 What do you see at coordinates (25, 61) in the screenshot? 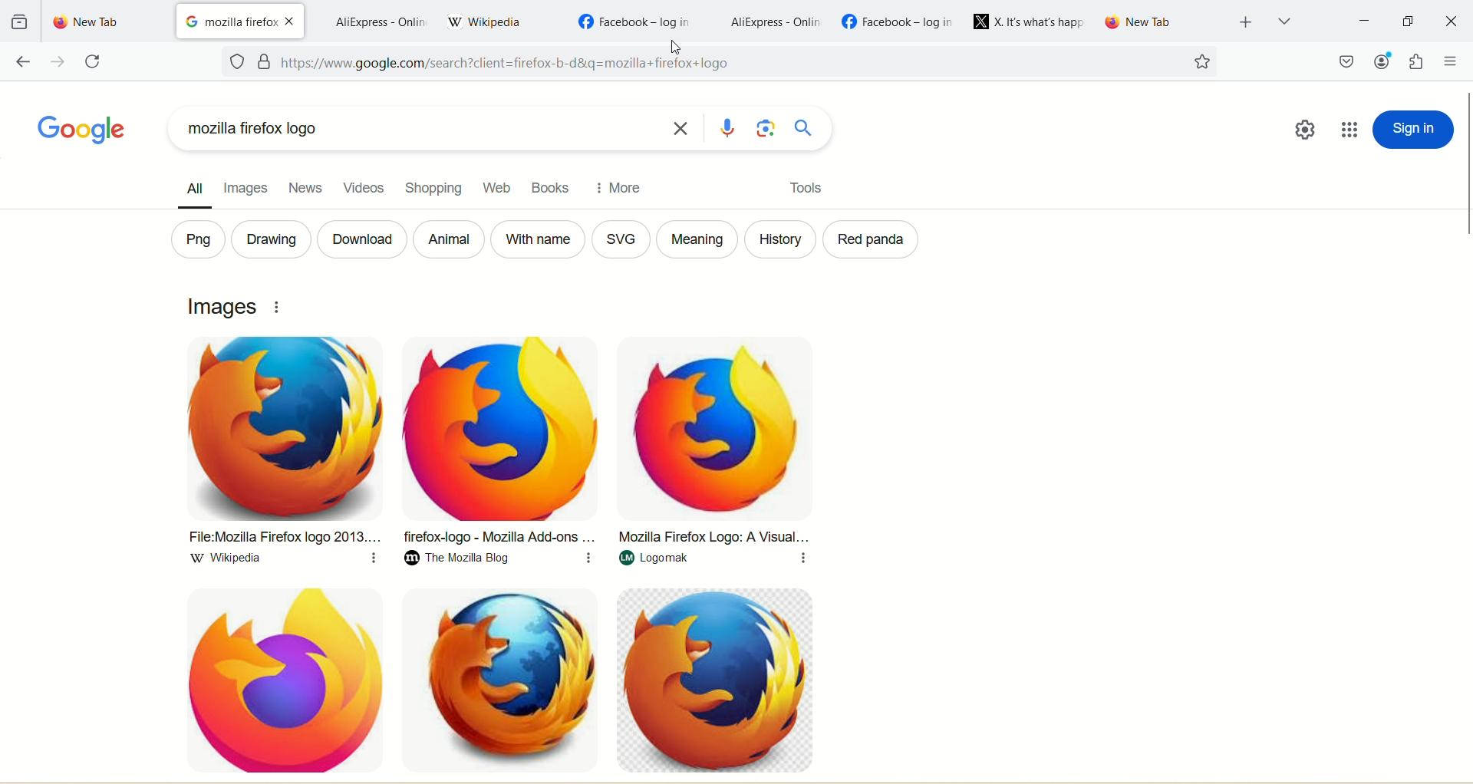
I see `go back one page` at bounding box center [25, 61].